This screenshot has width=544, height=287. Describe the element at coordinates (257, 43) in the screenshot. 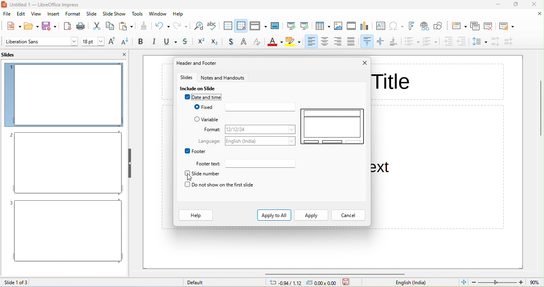

I see `clear direct formatting` at that location.